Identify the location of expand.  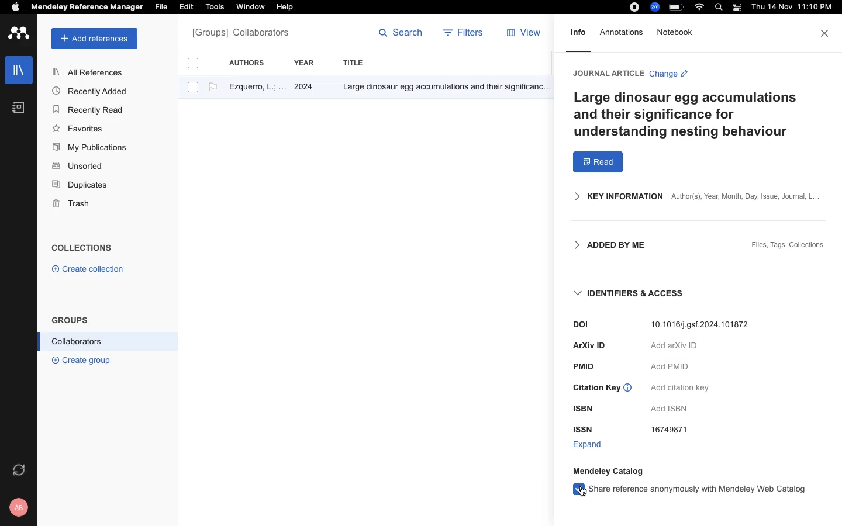
(588, 445).